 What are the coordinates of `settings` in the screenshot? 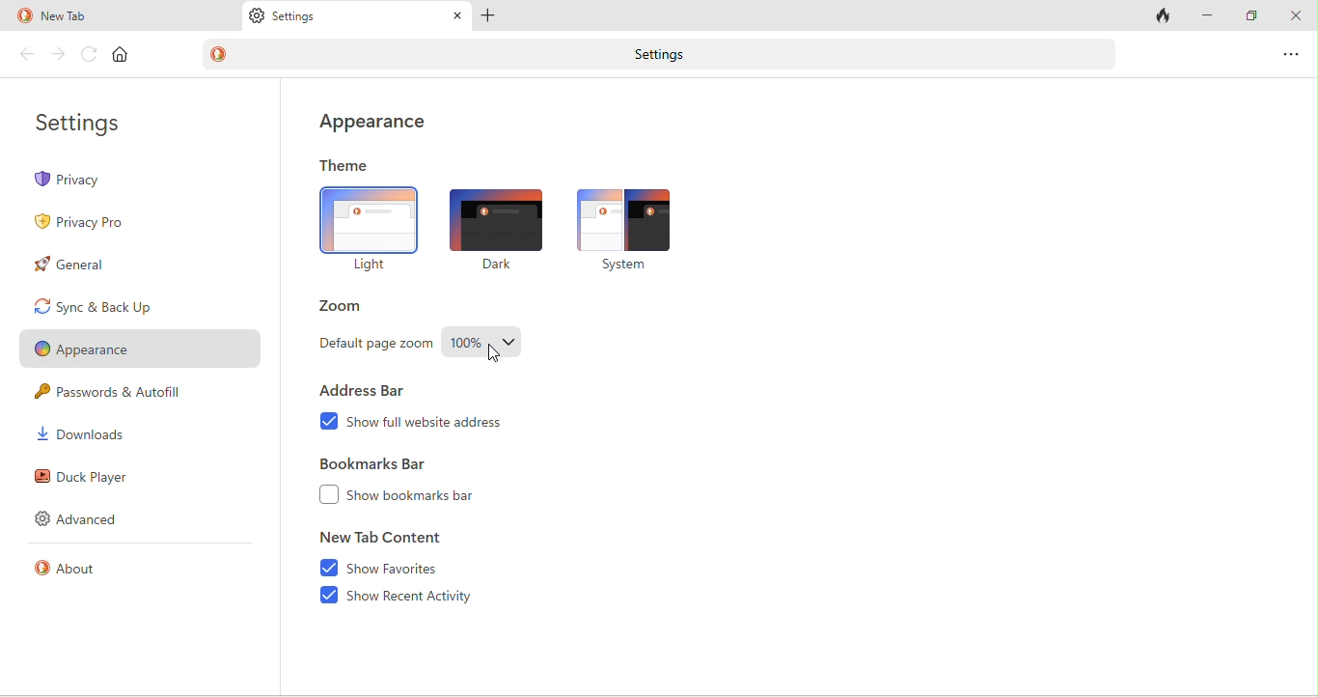 It's located at (654, 54).